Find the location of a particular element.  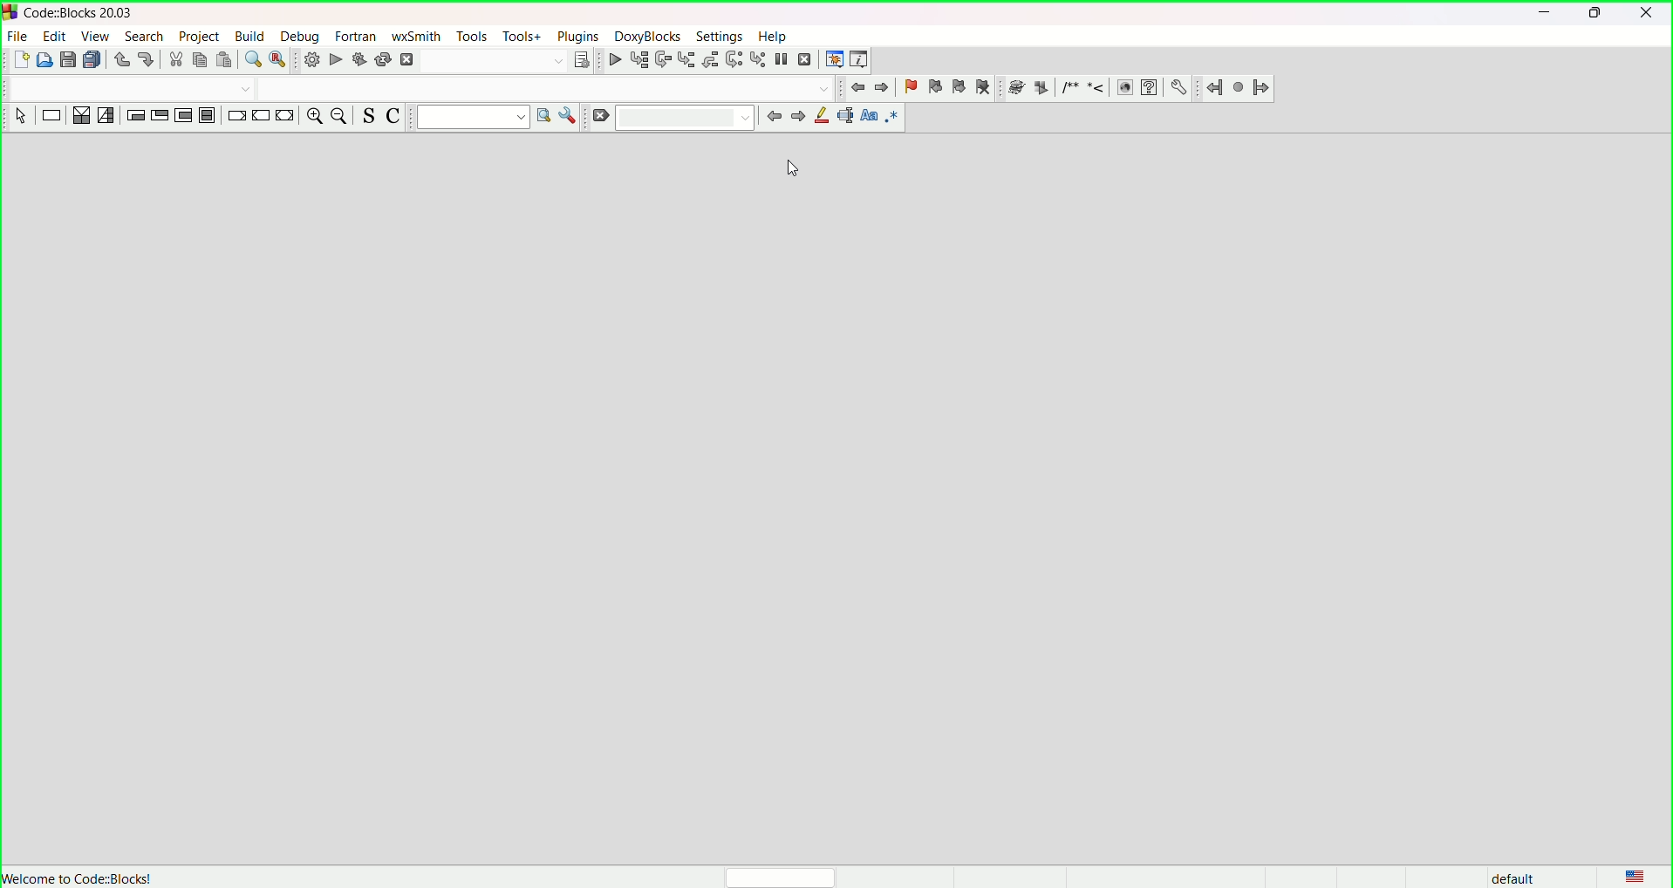

Preferences is located at coordinates (1179, 87).